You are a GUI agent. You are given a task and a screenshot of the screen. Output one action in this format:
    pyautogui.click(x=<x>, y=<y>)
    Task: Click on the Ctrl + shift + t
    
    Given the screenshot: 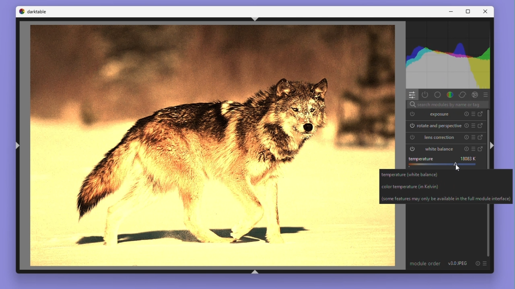 What is the action you would take?
    pyautogui.click(x=253, y=18)
    